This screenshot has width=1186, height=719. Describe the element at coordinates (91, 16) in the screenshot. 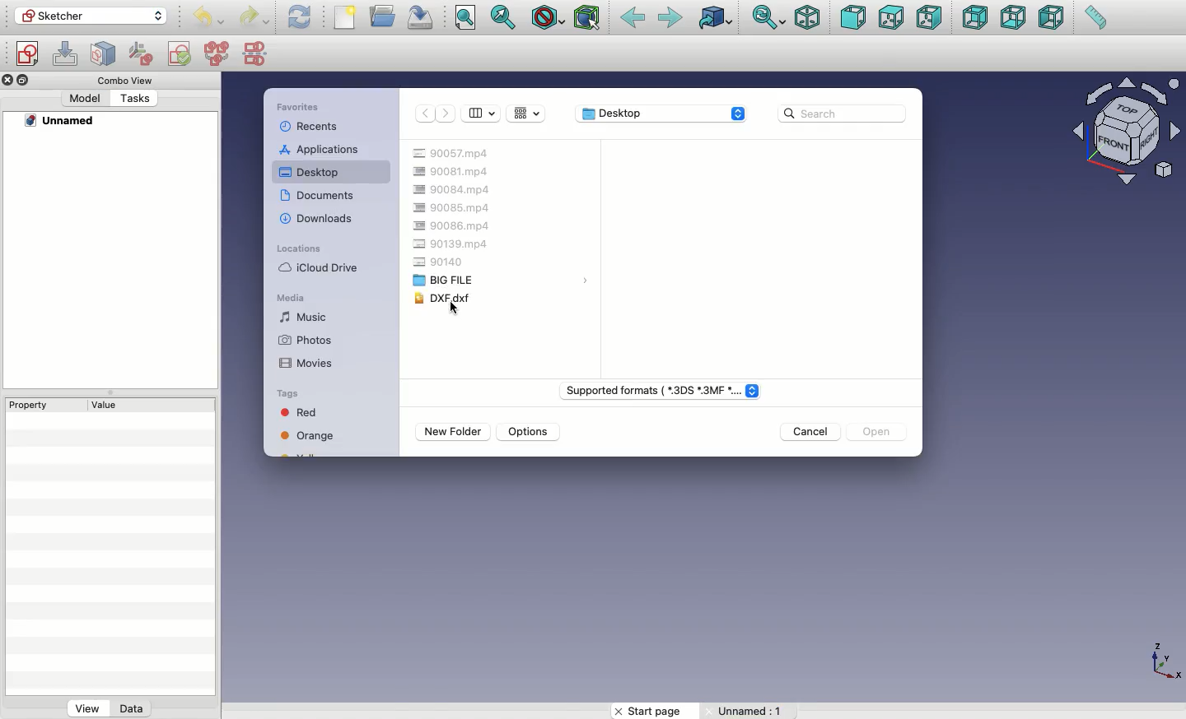

I see `Workbench` at that location.